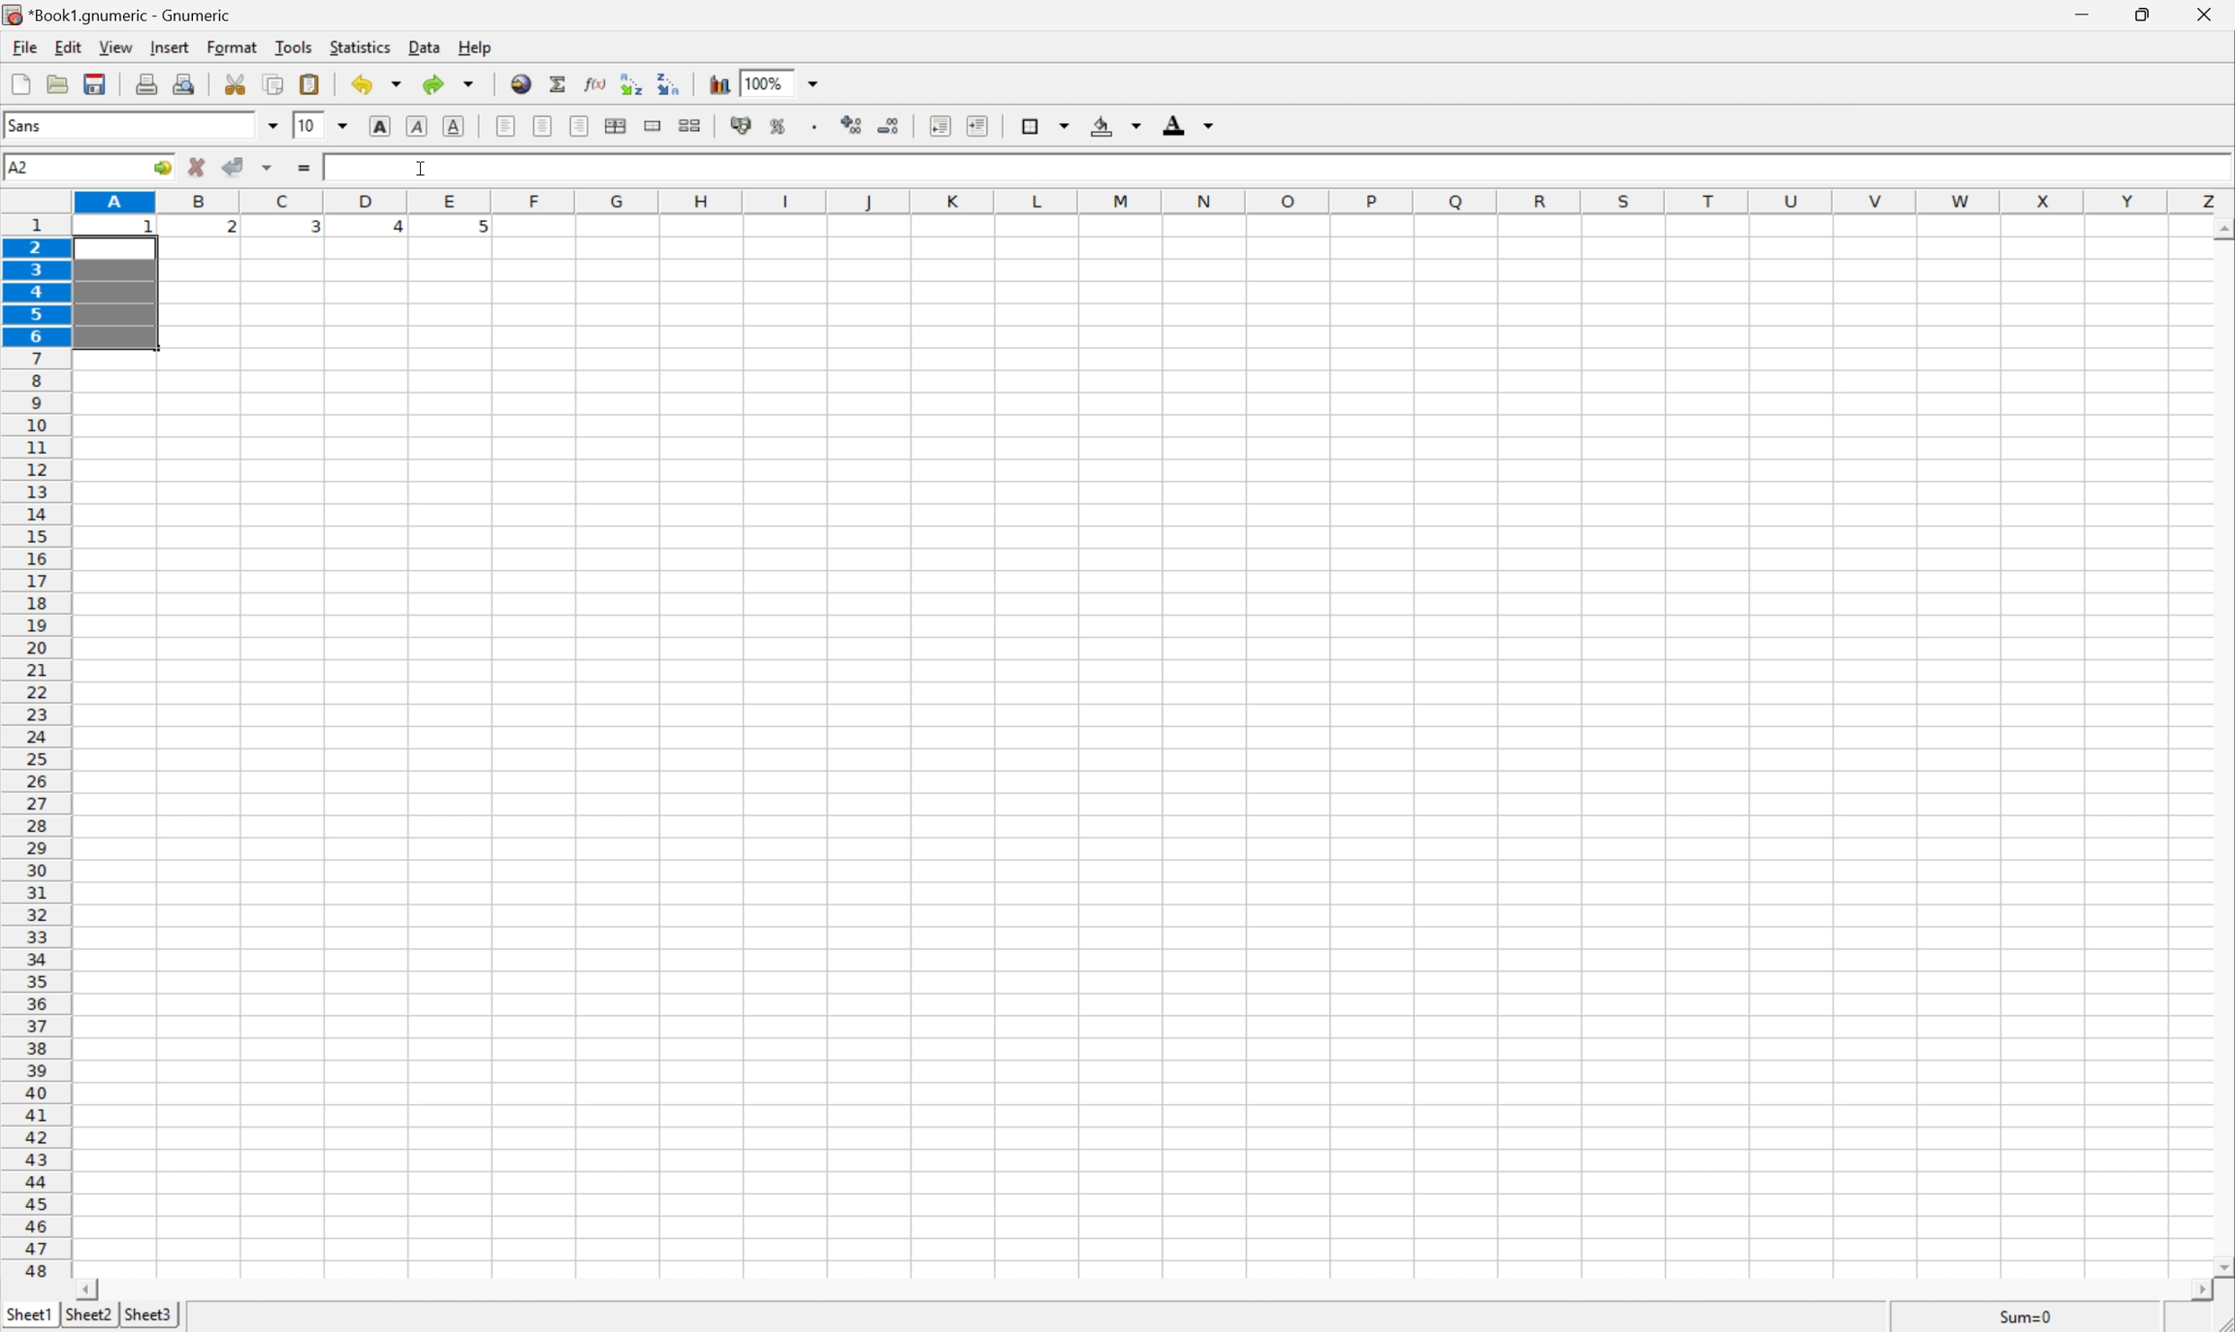 The width and height of the screenshot is (2235, 1332). Describe the element at coordinates (1047, 123) in the screenshot. I see `borders` at that location.